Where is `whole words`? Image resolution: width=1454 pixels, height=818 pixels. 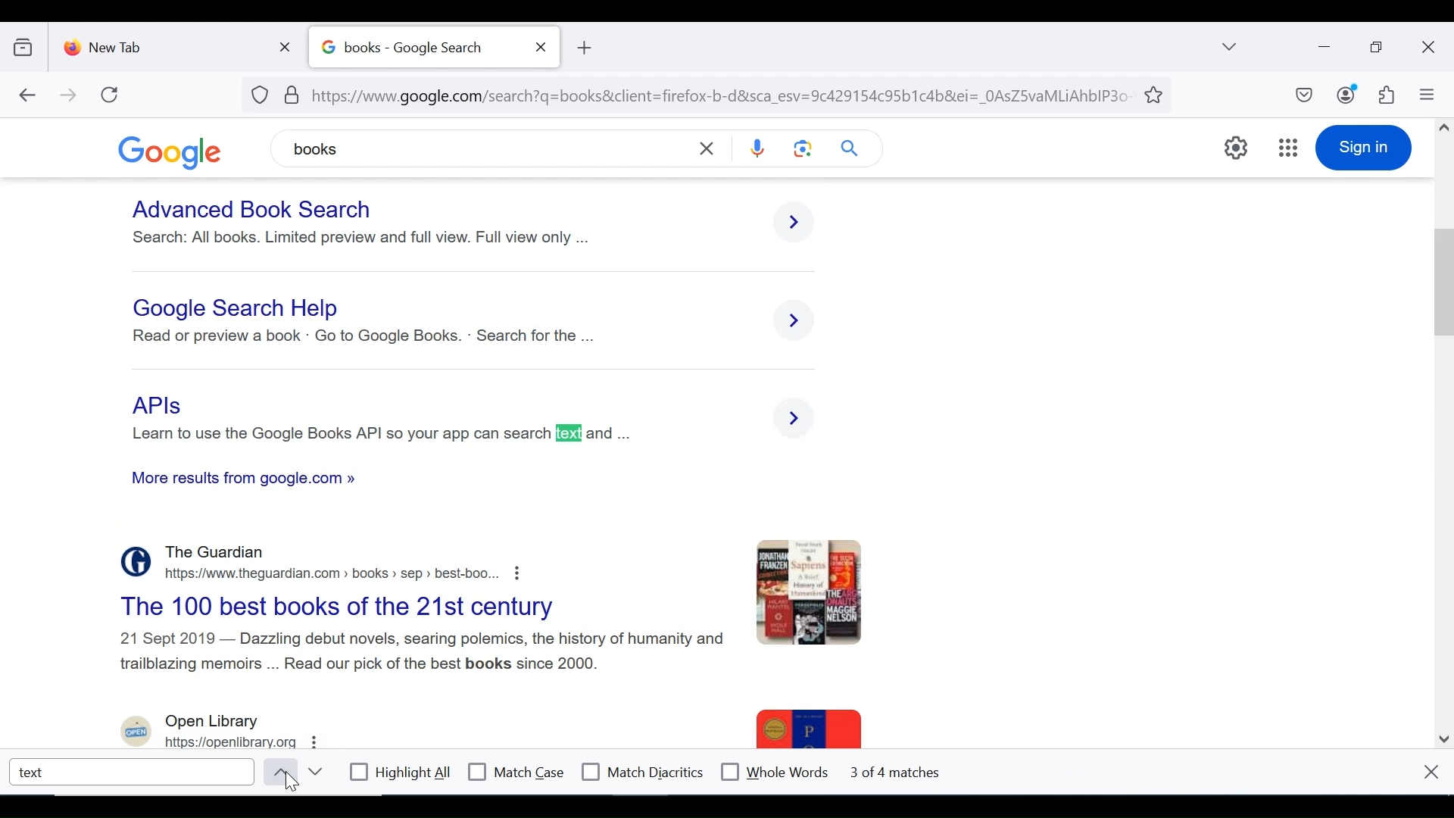
whole words is located at coordinates (774, 770).